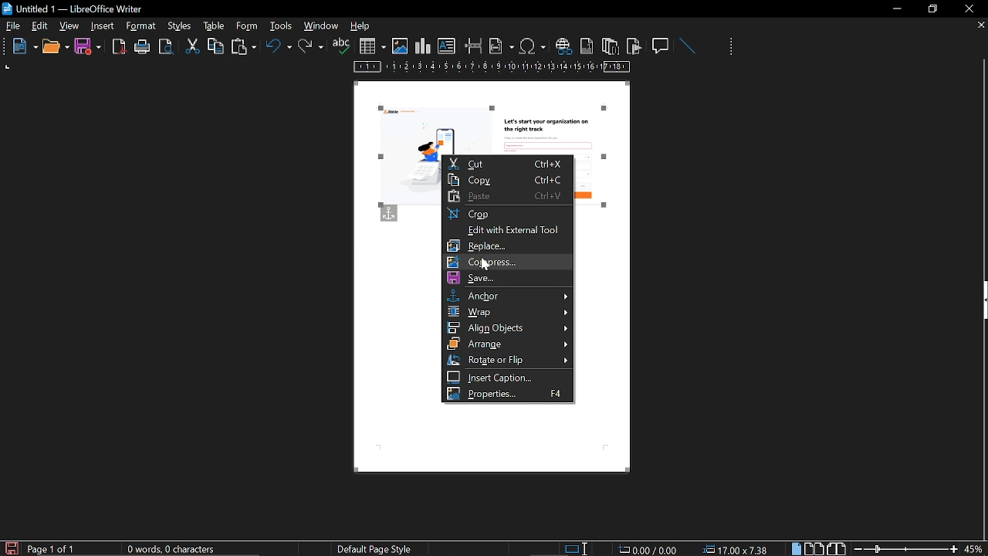 The height and width of the screenshot is (556, 988). What do you see at coordinates (634, 46) in the screenshot?
I see `insert bookmark` at bounding box center [634, 46].